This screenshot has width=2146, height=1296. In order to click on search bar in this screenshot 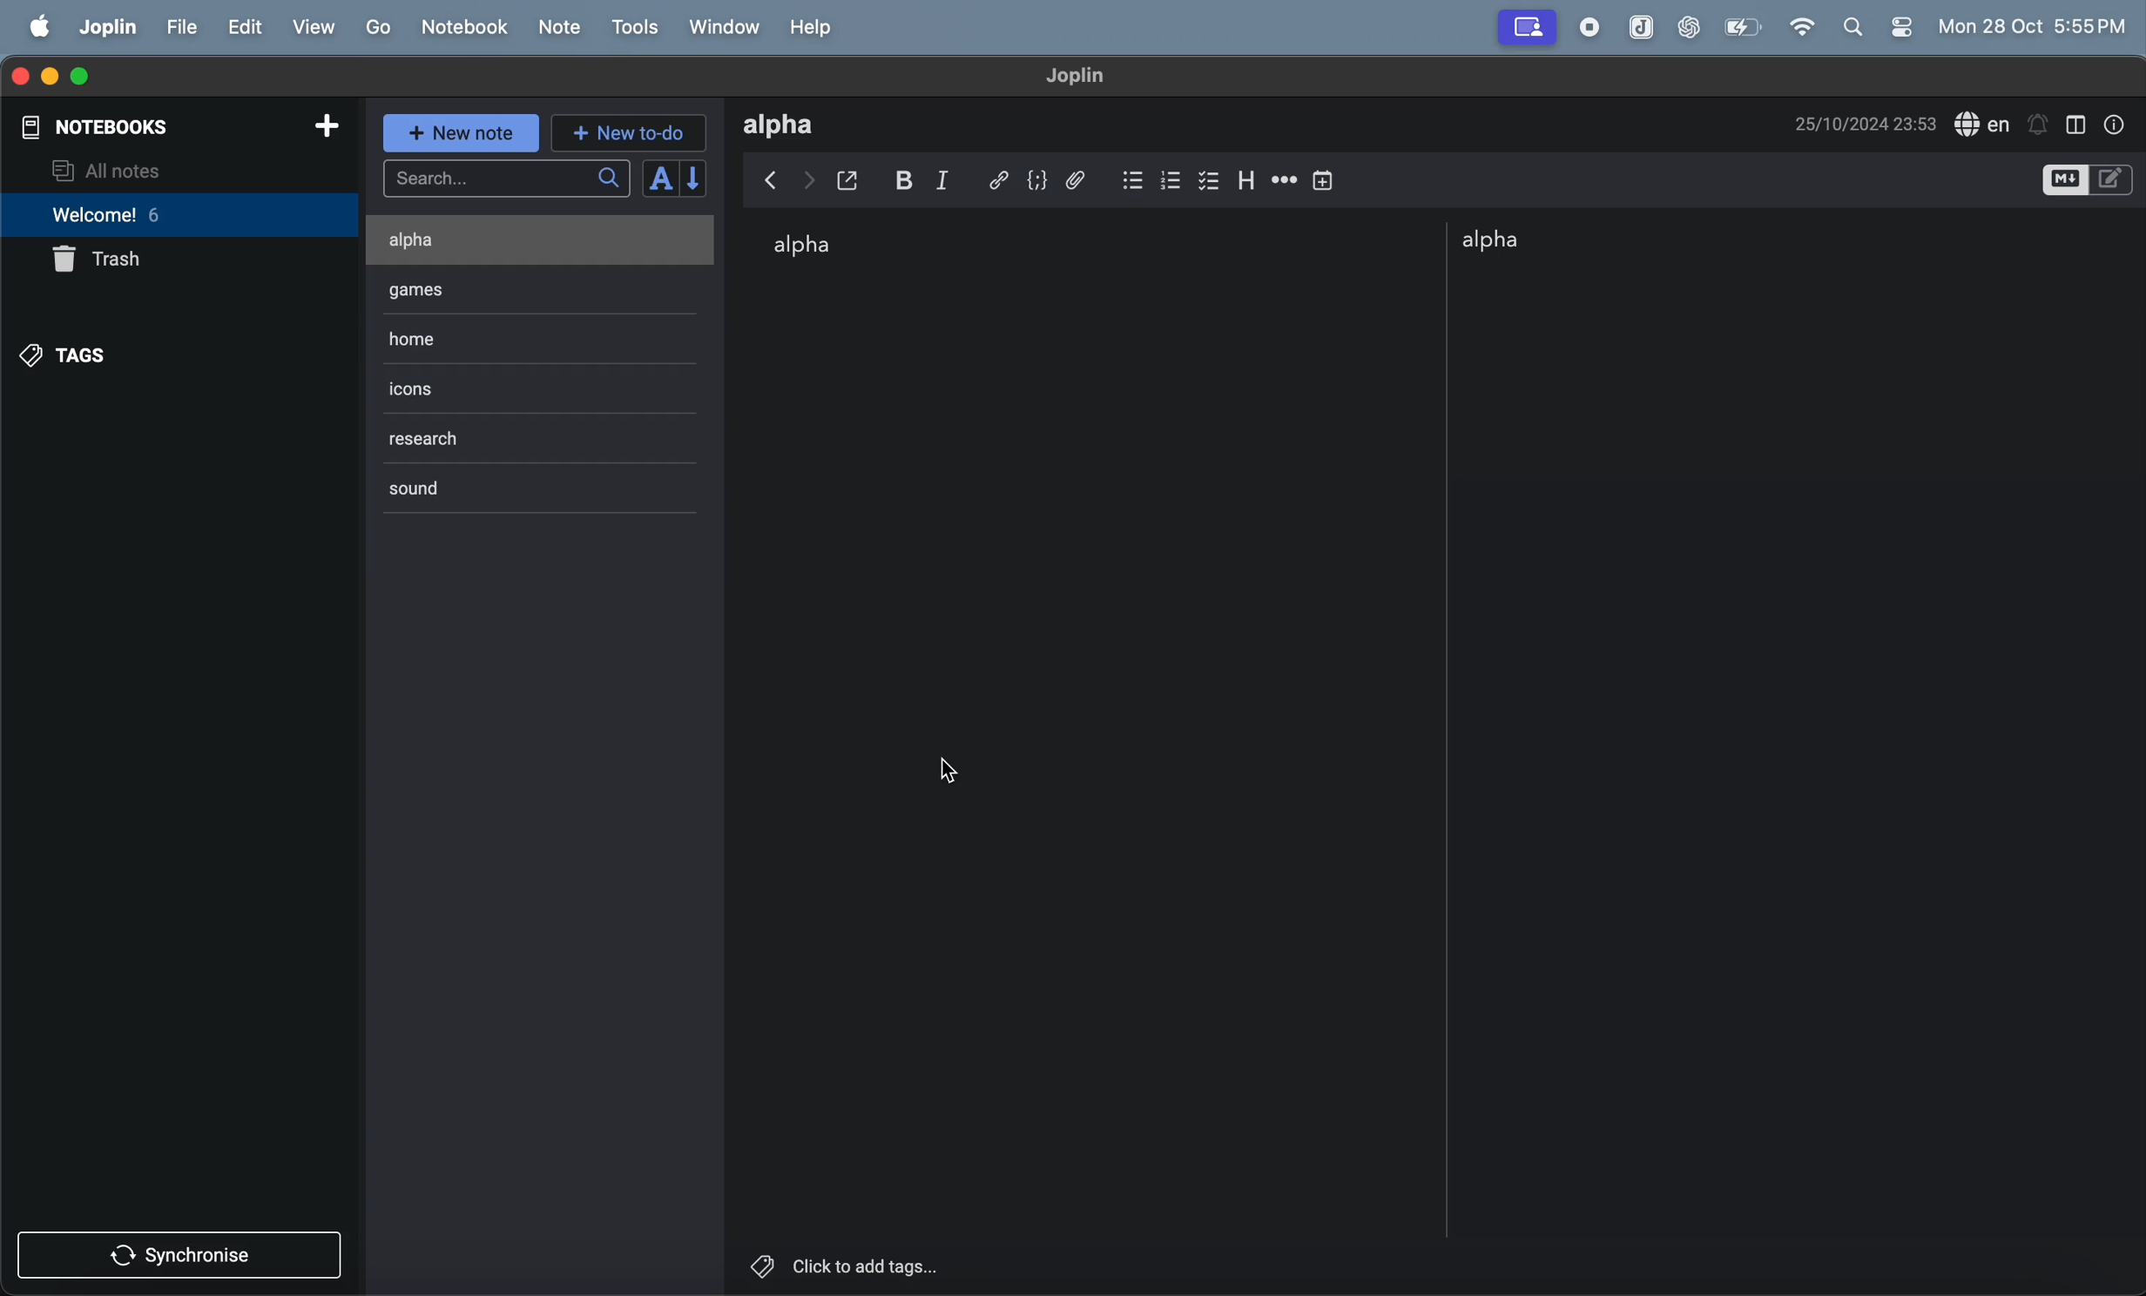, I will do `click(505, 179)`.